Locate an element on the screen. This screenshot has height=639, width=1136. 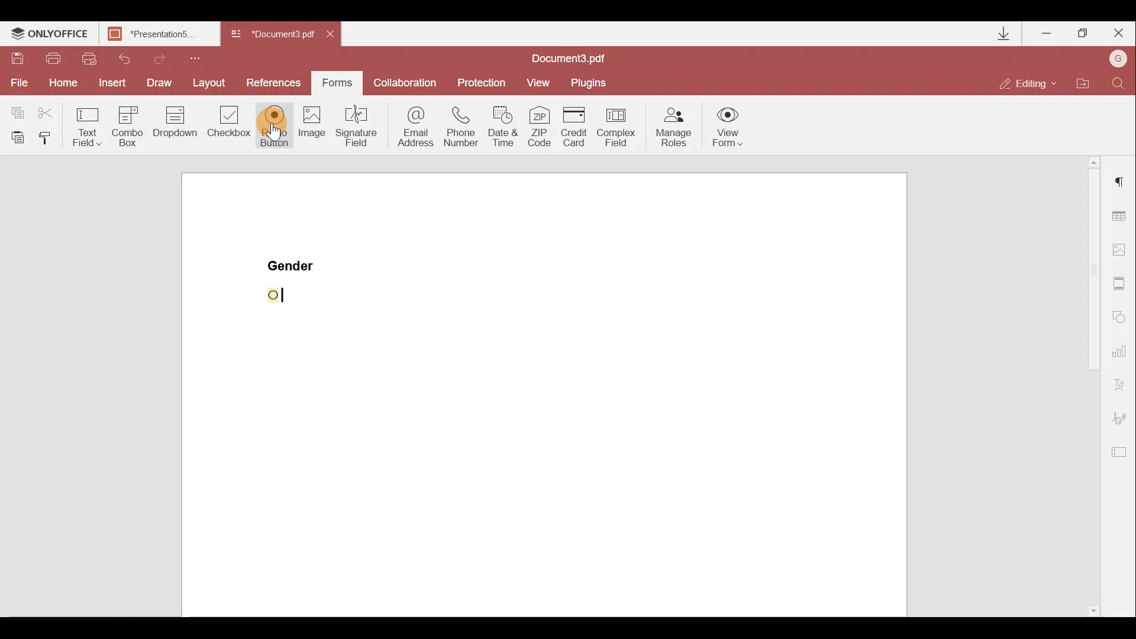
Insert is located at coordinates (111, 84).